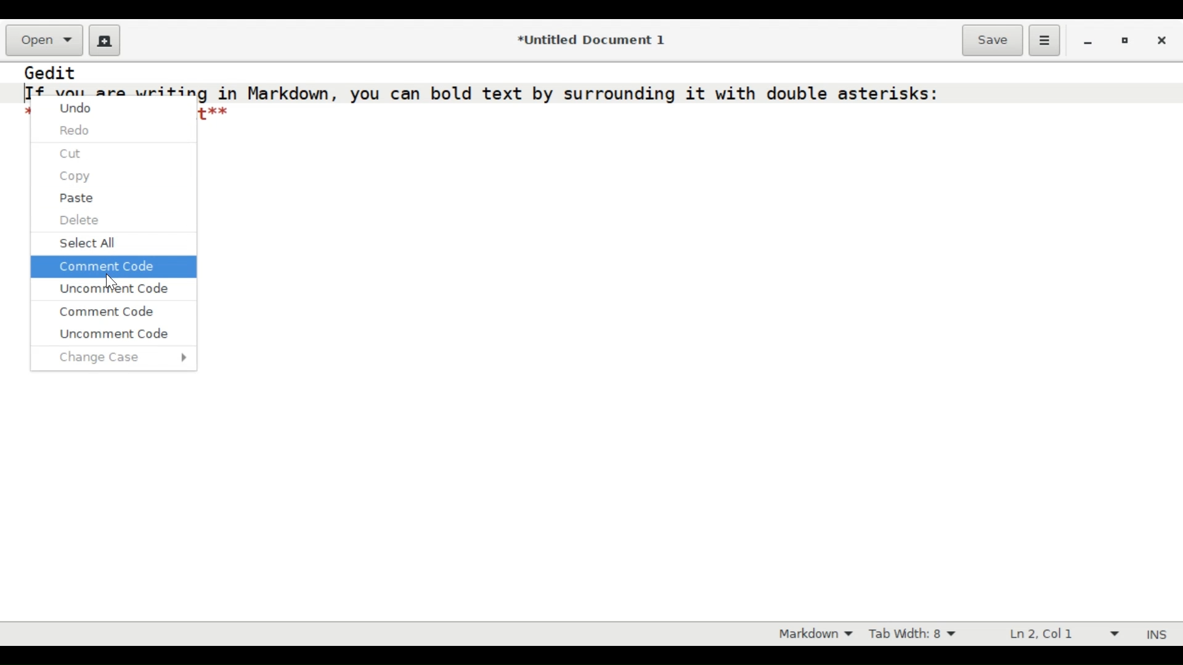 Image resolution: width=1183 pixels, height=665 pixels. Describe the element at coordinates (109, 310) in the screenshot. I see `Comment Code` at that location.